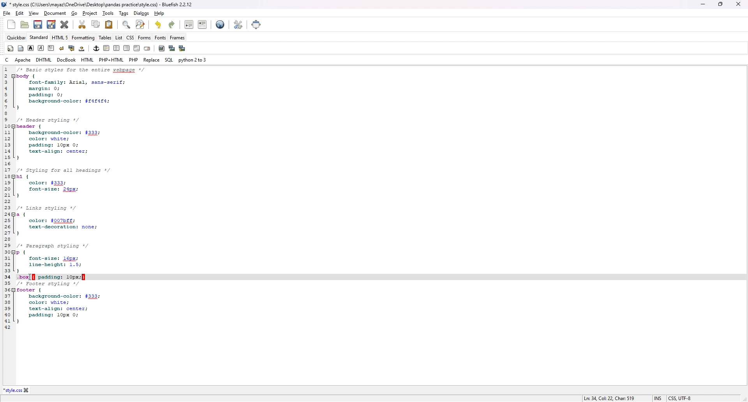 Image resolution: width=748 pixels, height=402 pixels. I want to click on undo, so click(157, 25).